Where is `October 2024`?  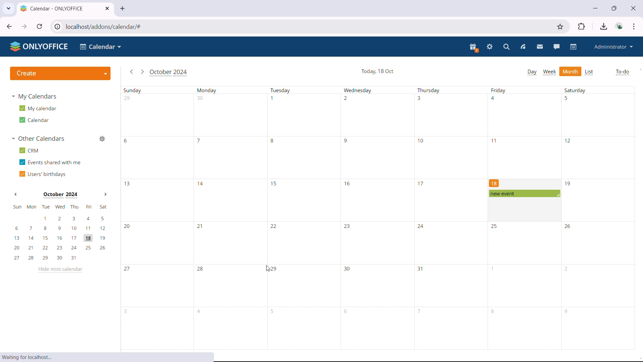 October 2024 is located at coordinates (169, 73).